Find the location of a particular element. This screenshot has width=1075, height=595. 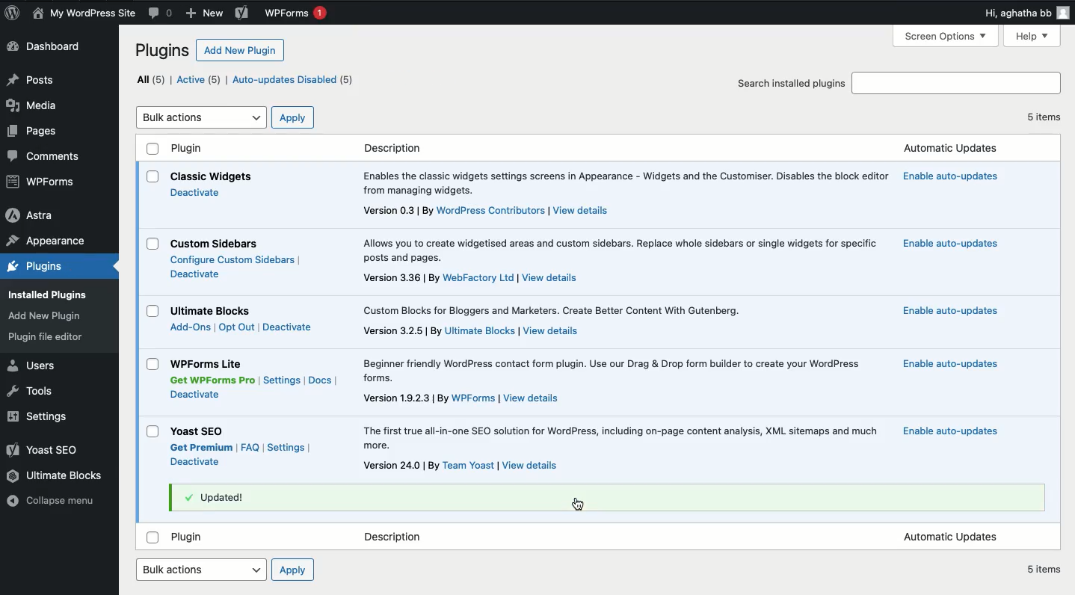

FAQ is located at coordinates (250, 447).